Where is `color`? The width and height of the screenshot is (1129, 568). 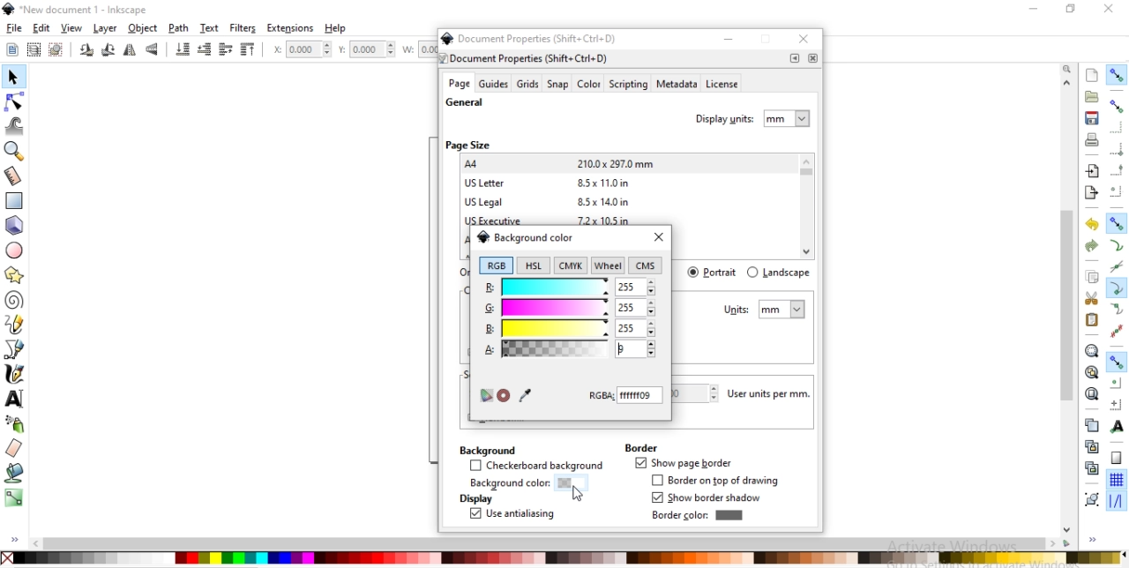 color is located at coordinates (588, 86).